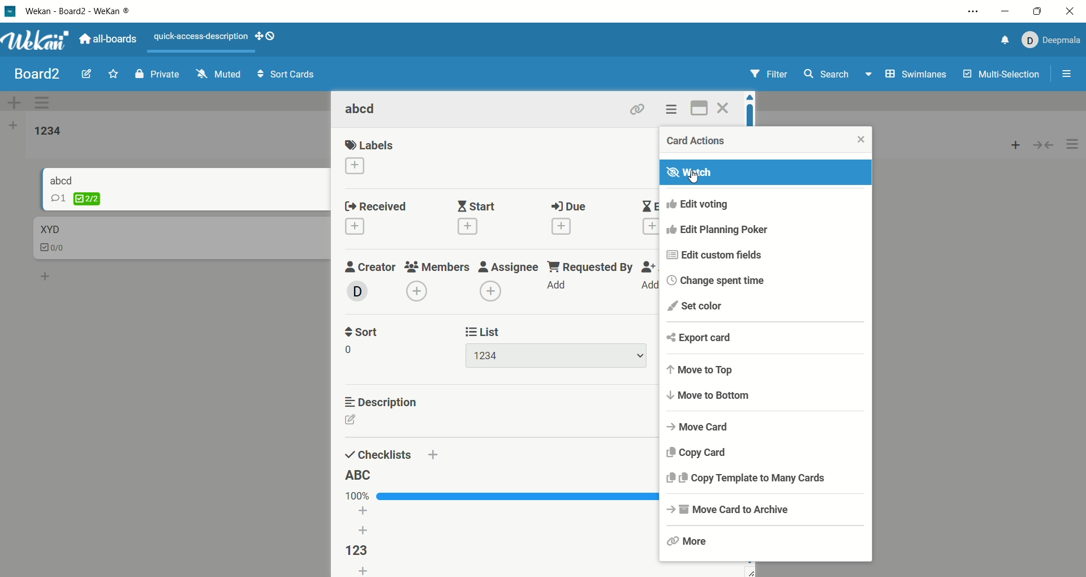  I want to click on all boards, so click(113, 40).